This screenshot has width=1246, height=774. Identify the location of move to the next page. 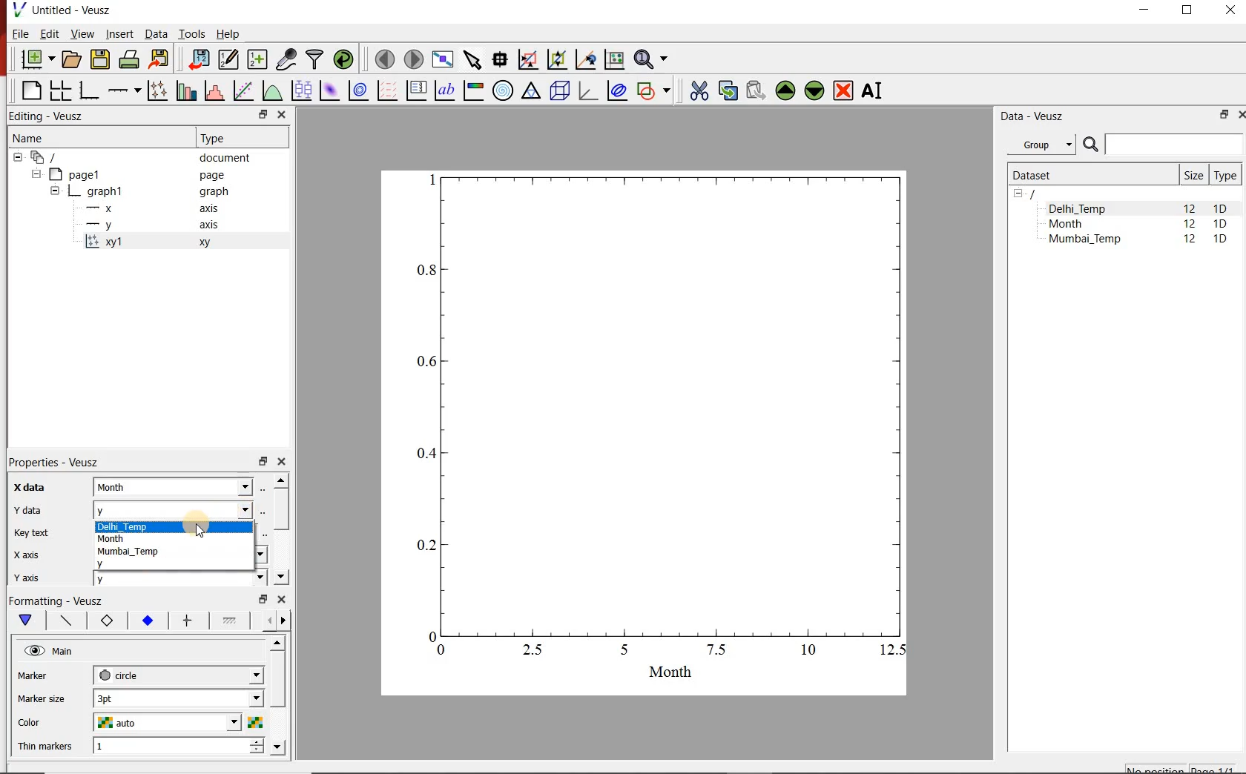
(414, 59).